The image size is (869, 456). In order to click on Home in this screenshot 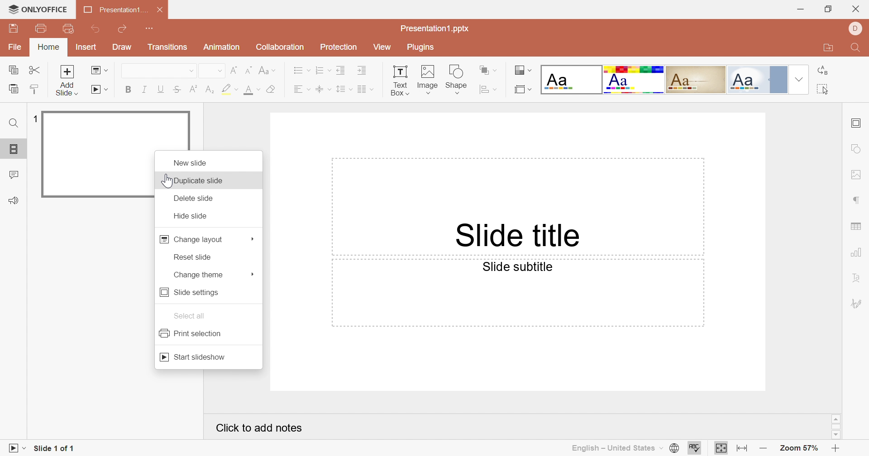, I will do `click(48, 47)`.